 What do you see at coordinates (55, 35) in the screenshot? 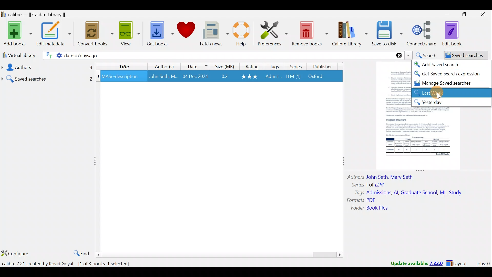
I see `Edit metadata` at bounding box center [55, 35].